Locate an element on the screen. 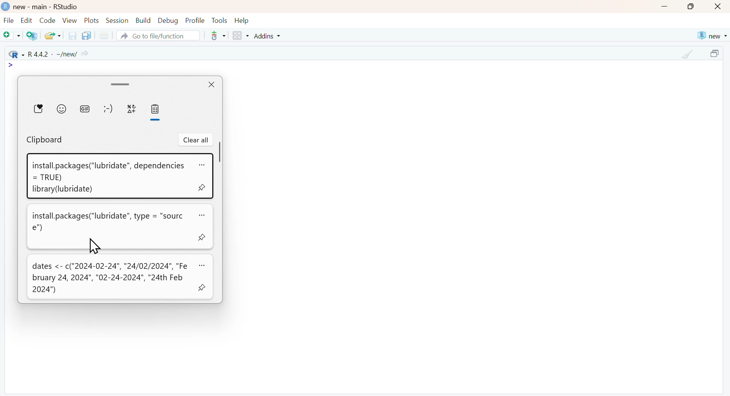 Image resolution: width=730 pixels, height=396 pixels. close is located at coordinates (210, 85).